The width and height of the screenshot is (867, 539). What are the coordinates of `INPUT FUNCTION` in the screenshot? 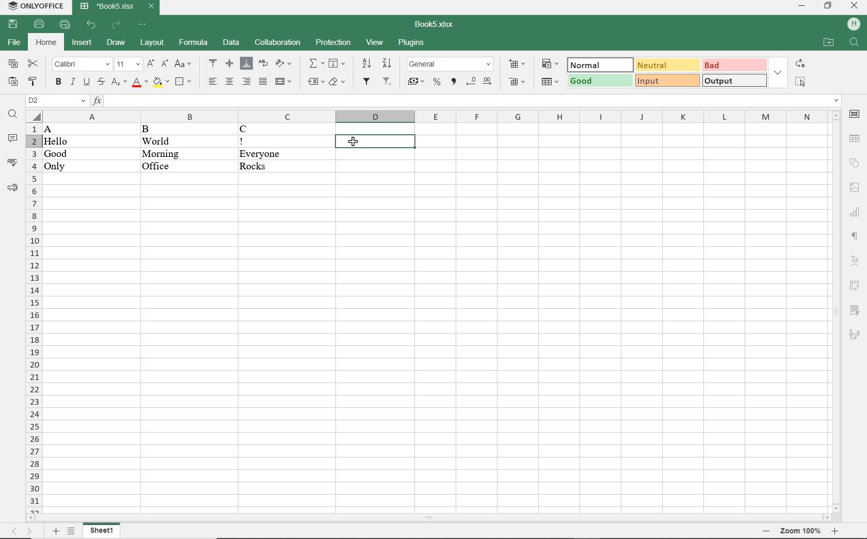 It's located at (467, 101).